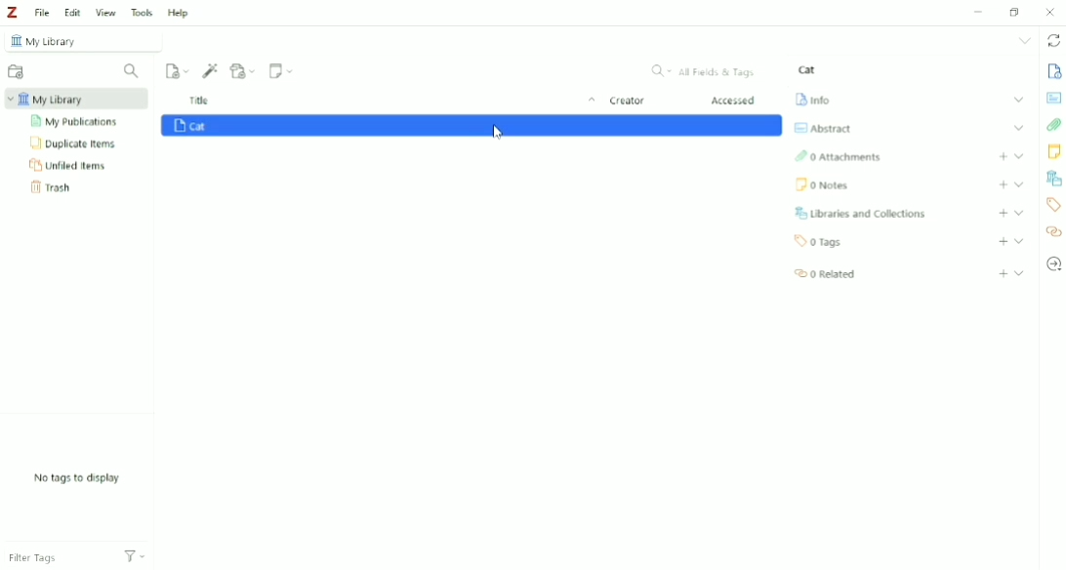  I want to click on Title, so click(394, 102).